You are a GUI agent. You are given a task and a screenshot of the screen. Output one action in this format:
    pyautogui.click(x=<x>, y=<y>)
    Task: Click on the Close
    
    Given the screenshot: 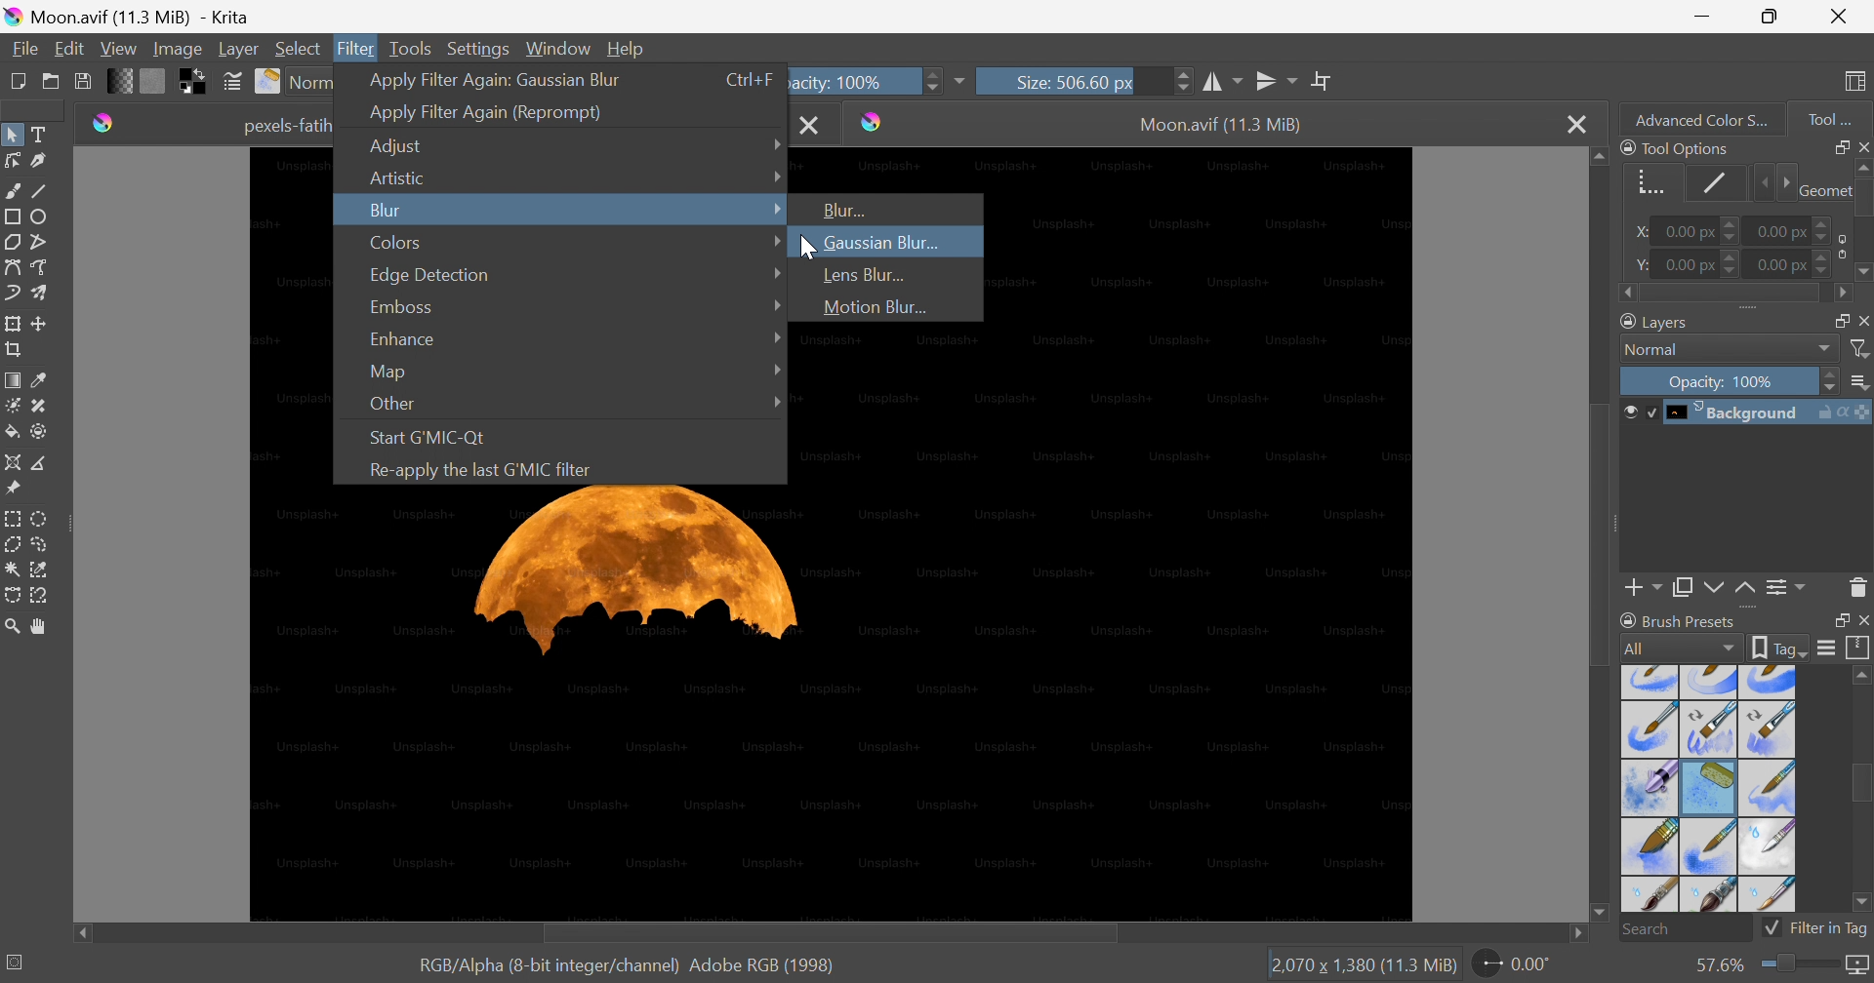 What is the action you would take?
    pyautogui.click(x=1862, y=319)
    